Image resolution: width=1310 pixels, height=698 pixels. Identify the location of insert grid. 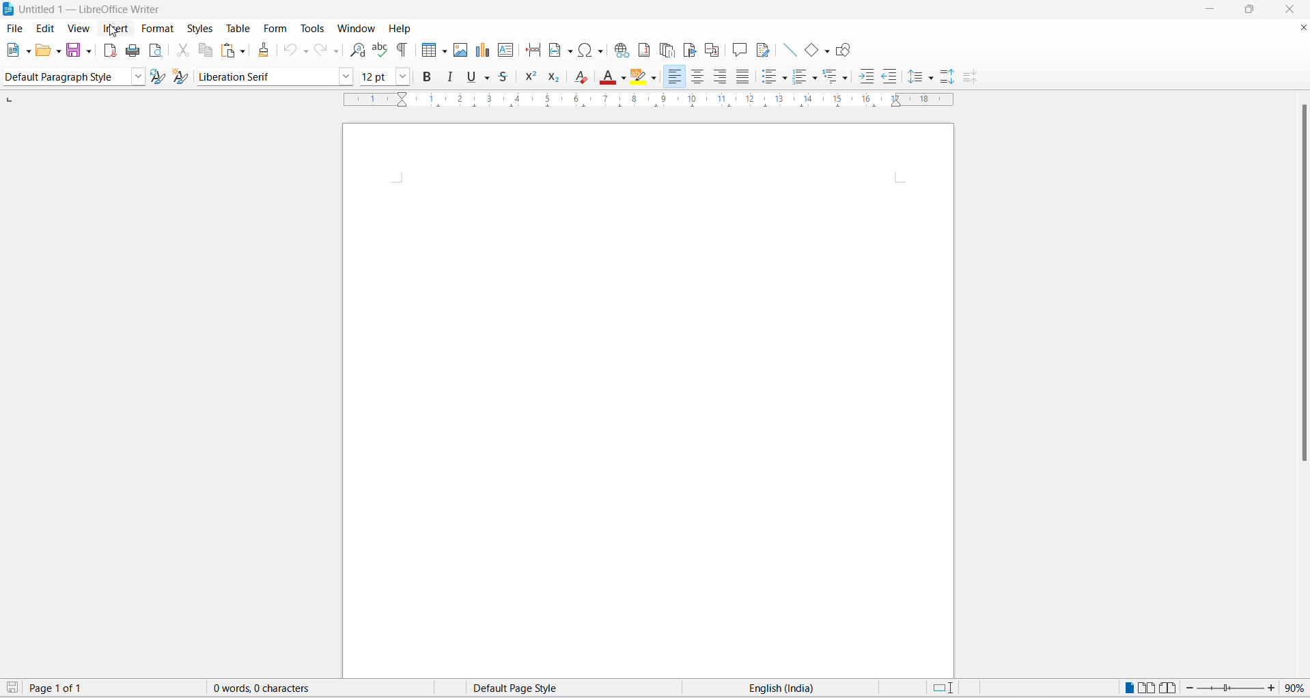
(426, 51).